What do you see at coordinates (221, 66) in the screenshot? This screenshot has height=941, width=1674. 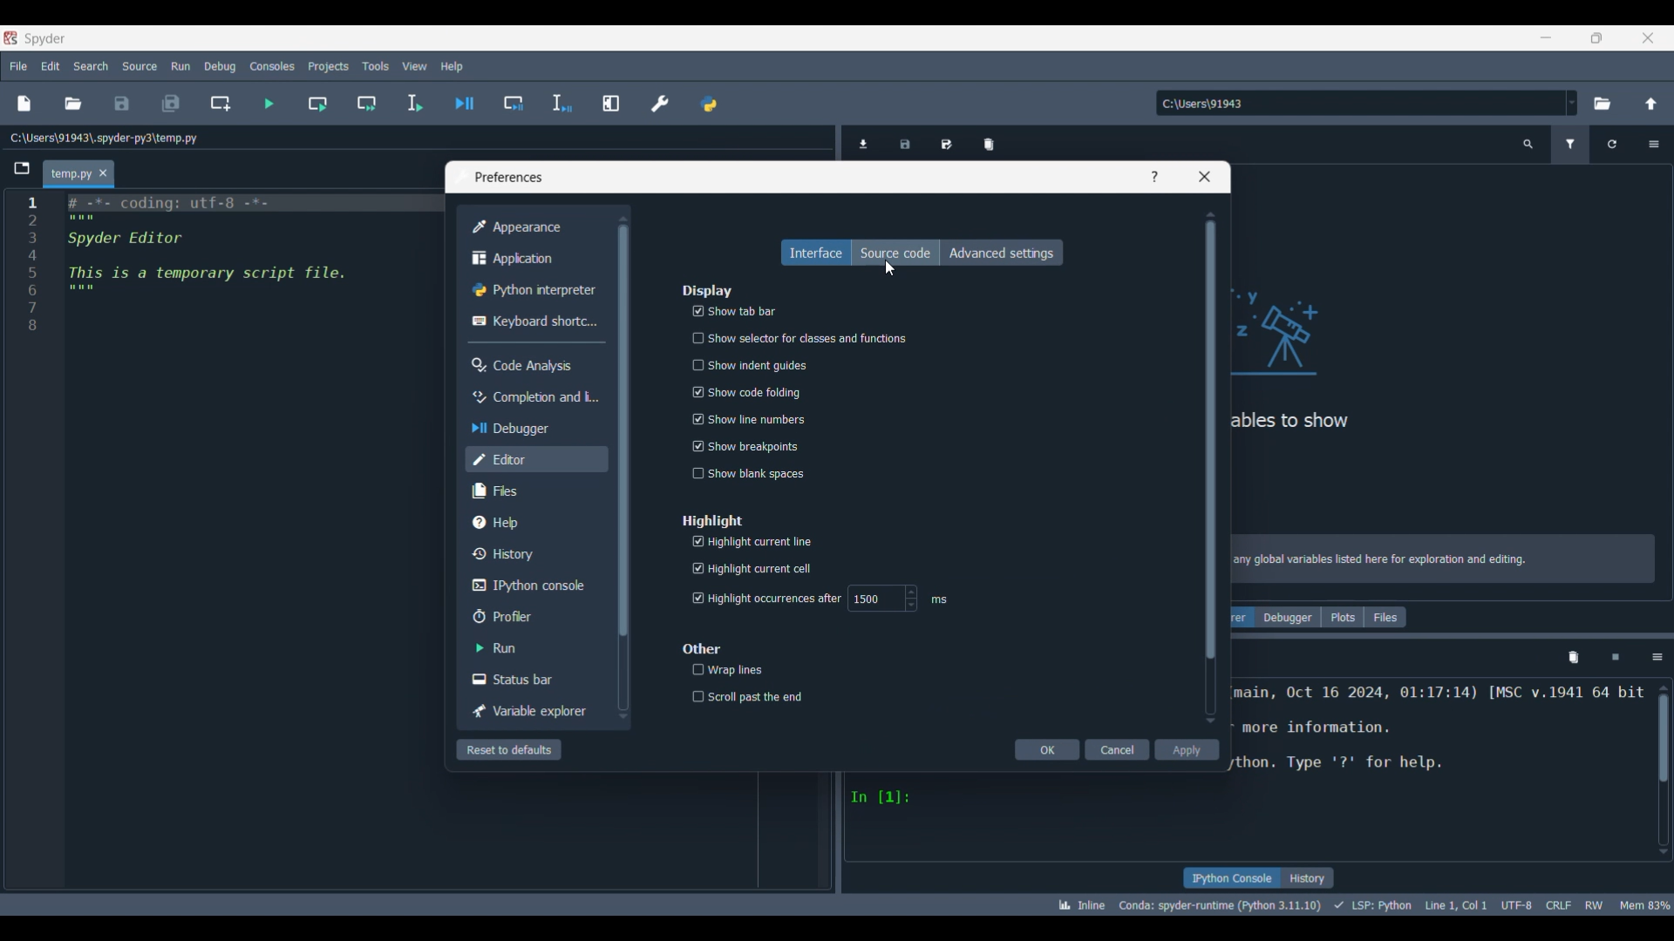 I see `Debug menu` at bounding box center [221, 66].